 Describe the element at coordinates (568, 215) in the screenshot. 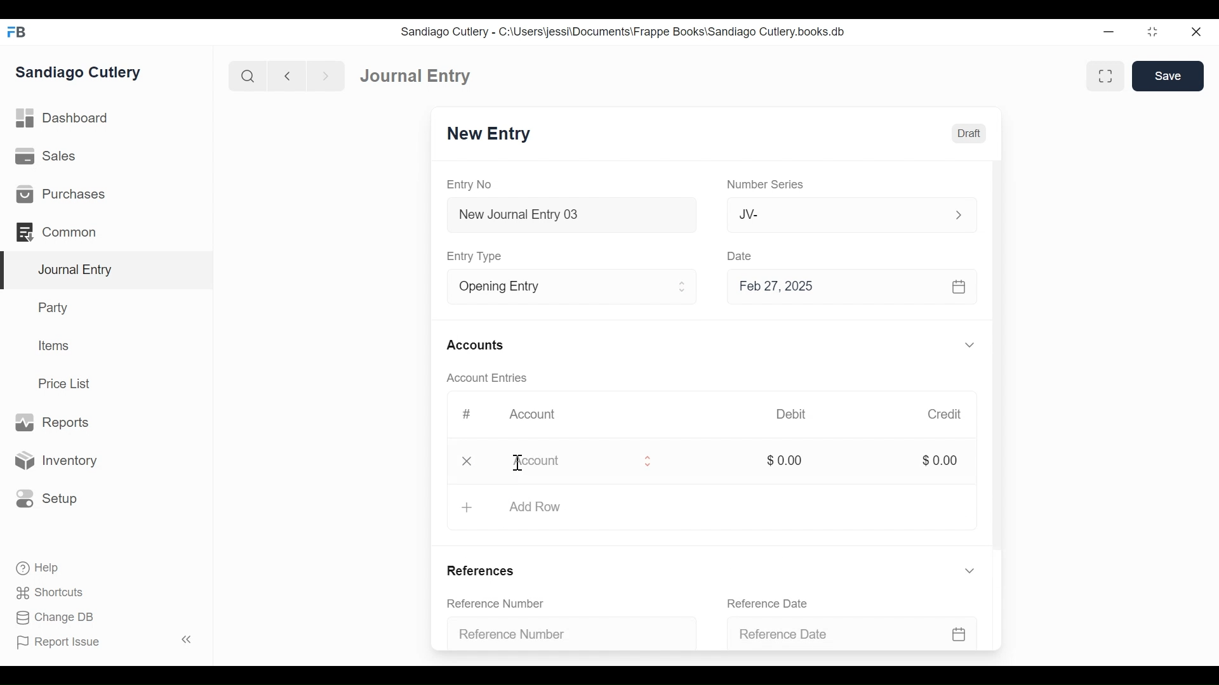

I see `New Journal Entry 03` at that location.